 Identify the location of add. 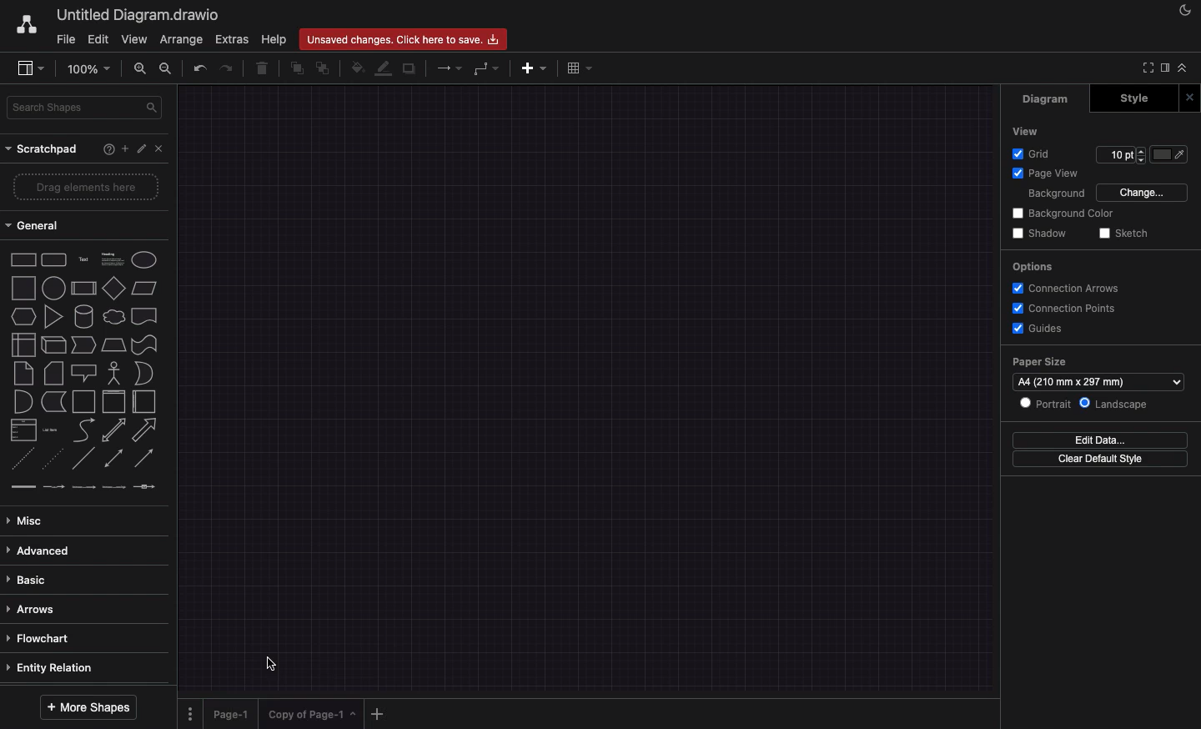
(378, 713).